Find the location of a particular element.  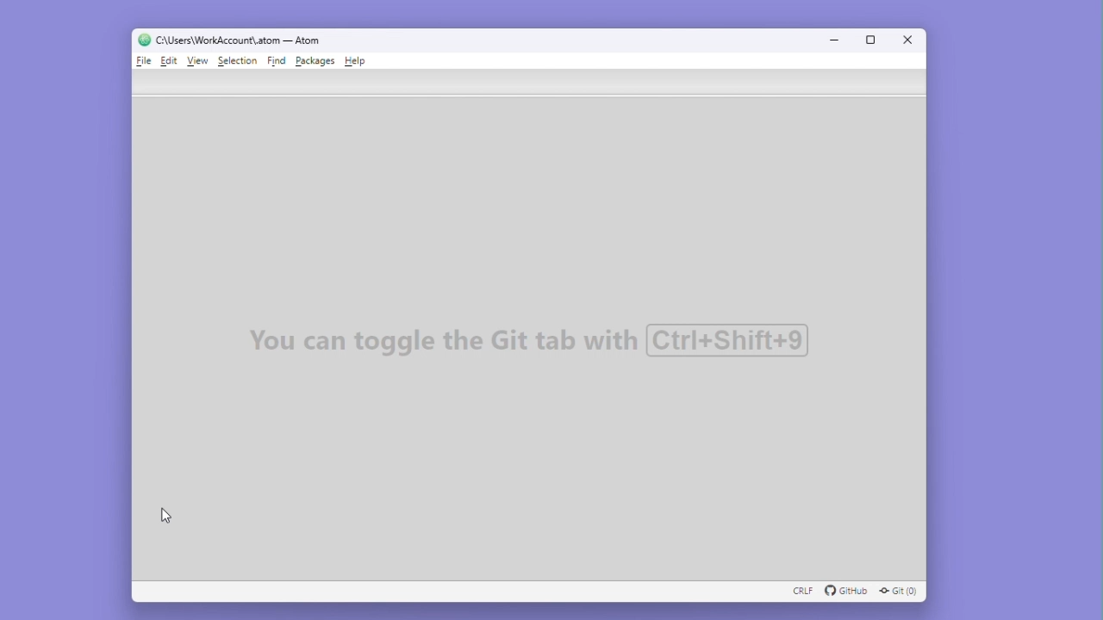

View is located at coordinates (200, 62).